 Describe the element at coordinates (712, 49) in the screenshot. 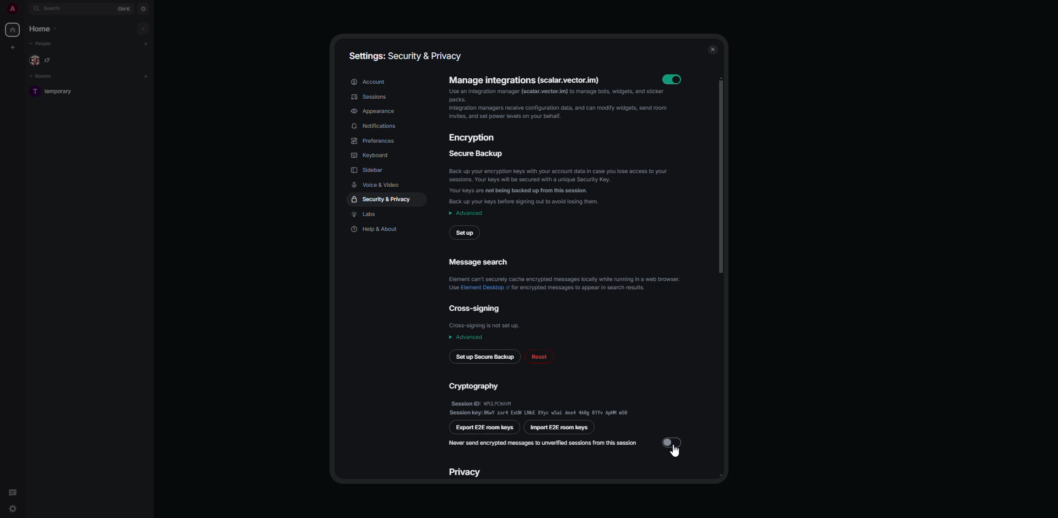

I see `close` at that location.